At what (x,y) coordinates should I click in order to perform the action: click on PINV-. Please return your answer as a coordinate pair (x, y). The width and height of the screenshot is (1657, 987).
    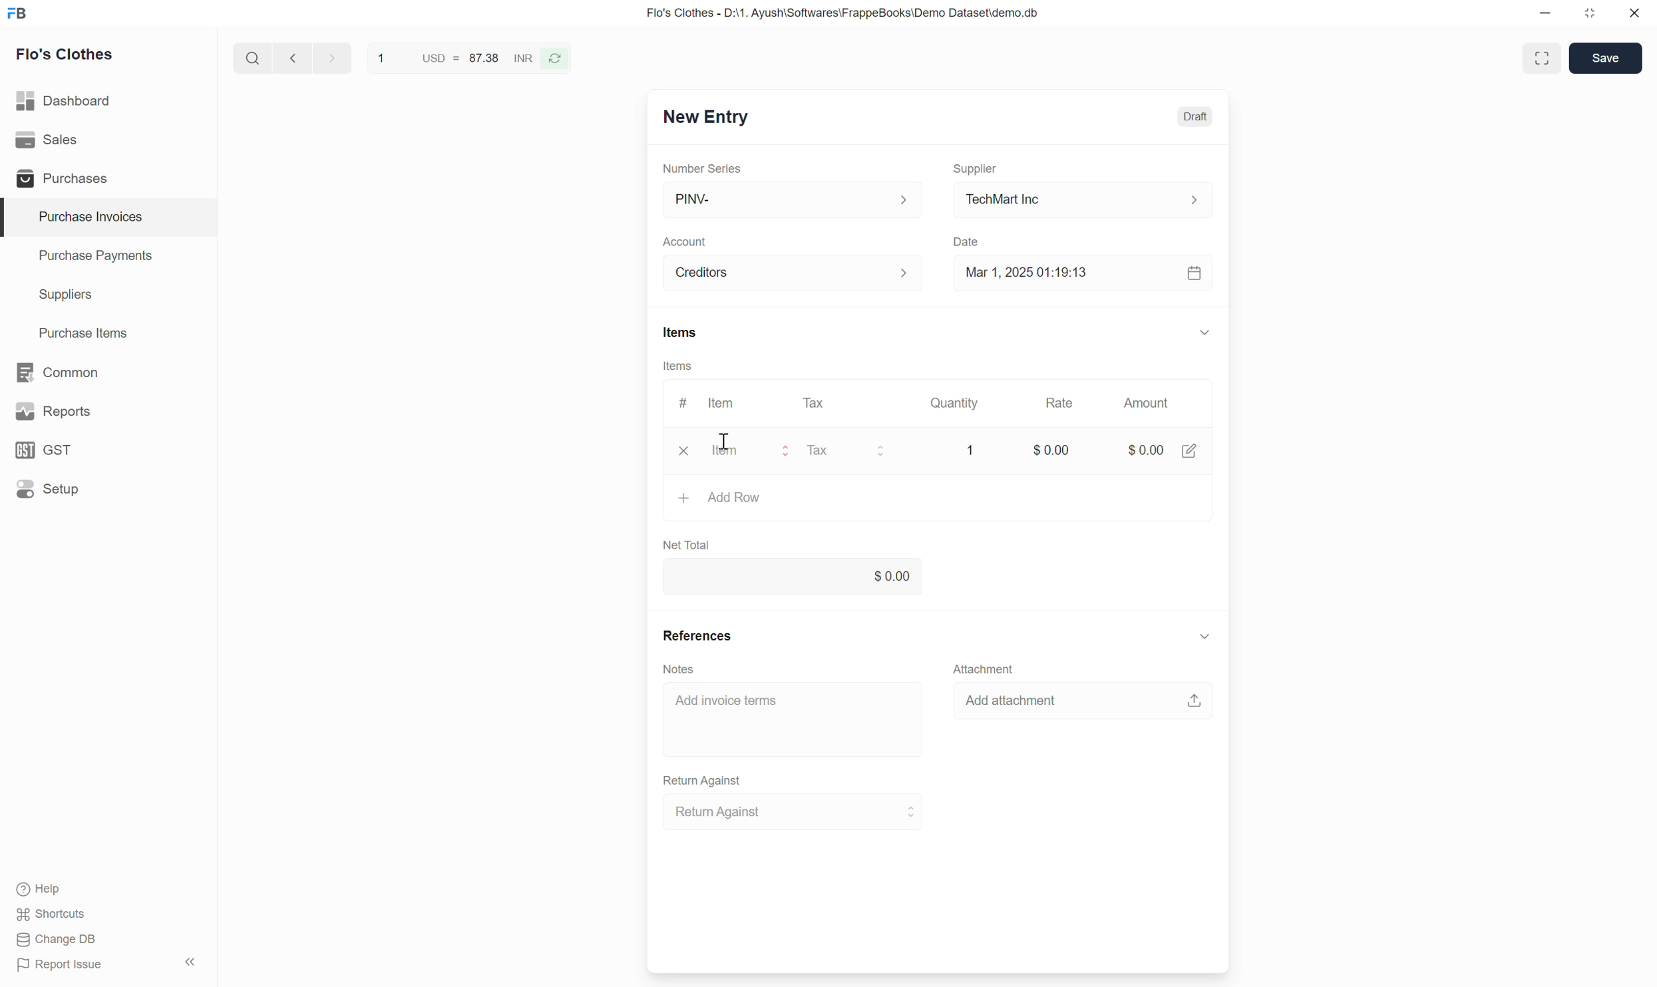
    Looking at the image, I should click on (788, 200).